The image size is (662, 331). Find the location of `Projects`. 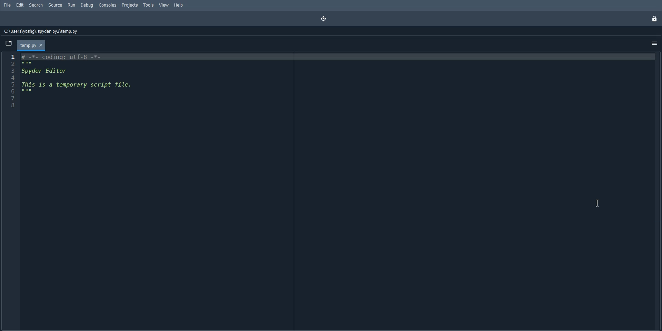

Projects is located at coordinates (130, 5).